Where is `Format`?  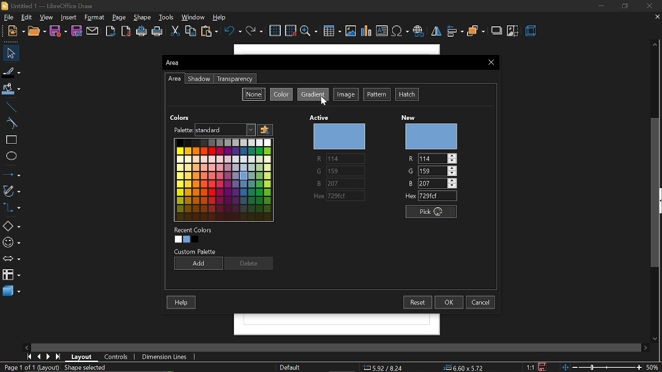 Format is located at coordinates (96, 18).